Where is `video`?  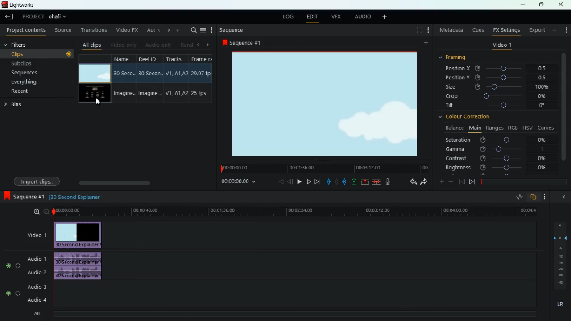 video is located at coordinates (94, 73).